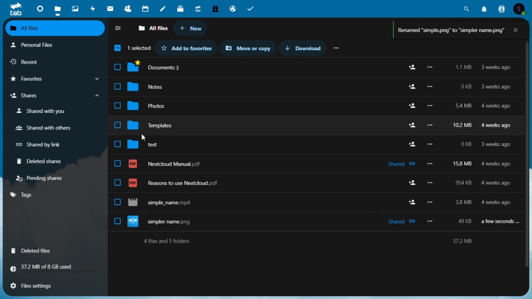 The image size is (532, 299). Describe the element at coordinates (43, 129) in the screenshot. I see `shared with others` at that location.